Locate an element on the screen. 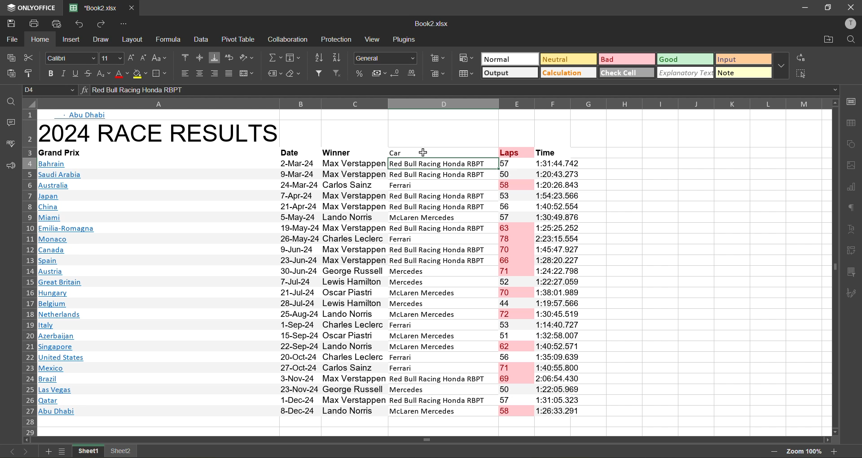 Image resolution: width=862 pixels, height=458 pixels. protection is located at coordinates (337, 40).